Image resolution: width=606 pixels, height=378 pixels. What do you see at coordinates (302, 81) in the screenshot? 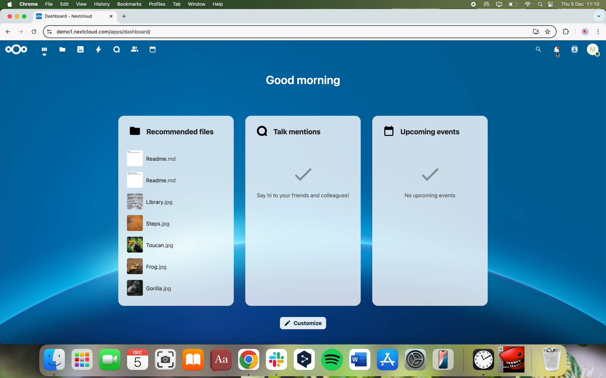
I see `good morning` at bounding box center [302, 81].